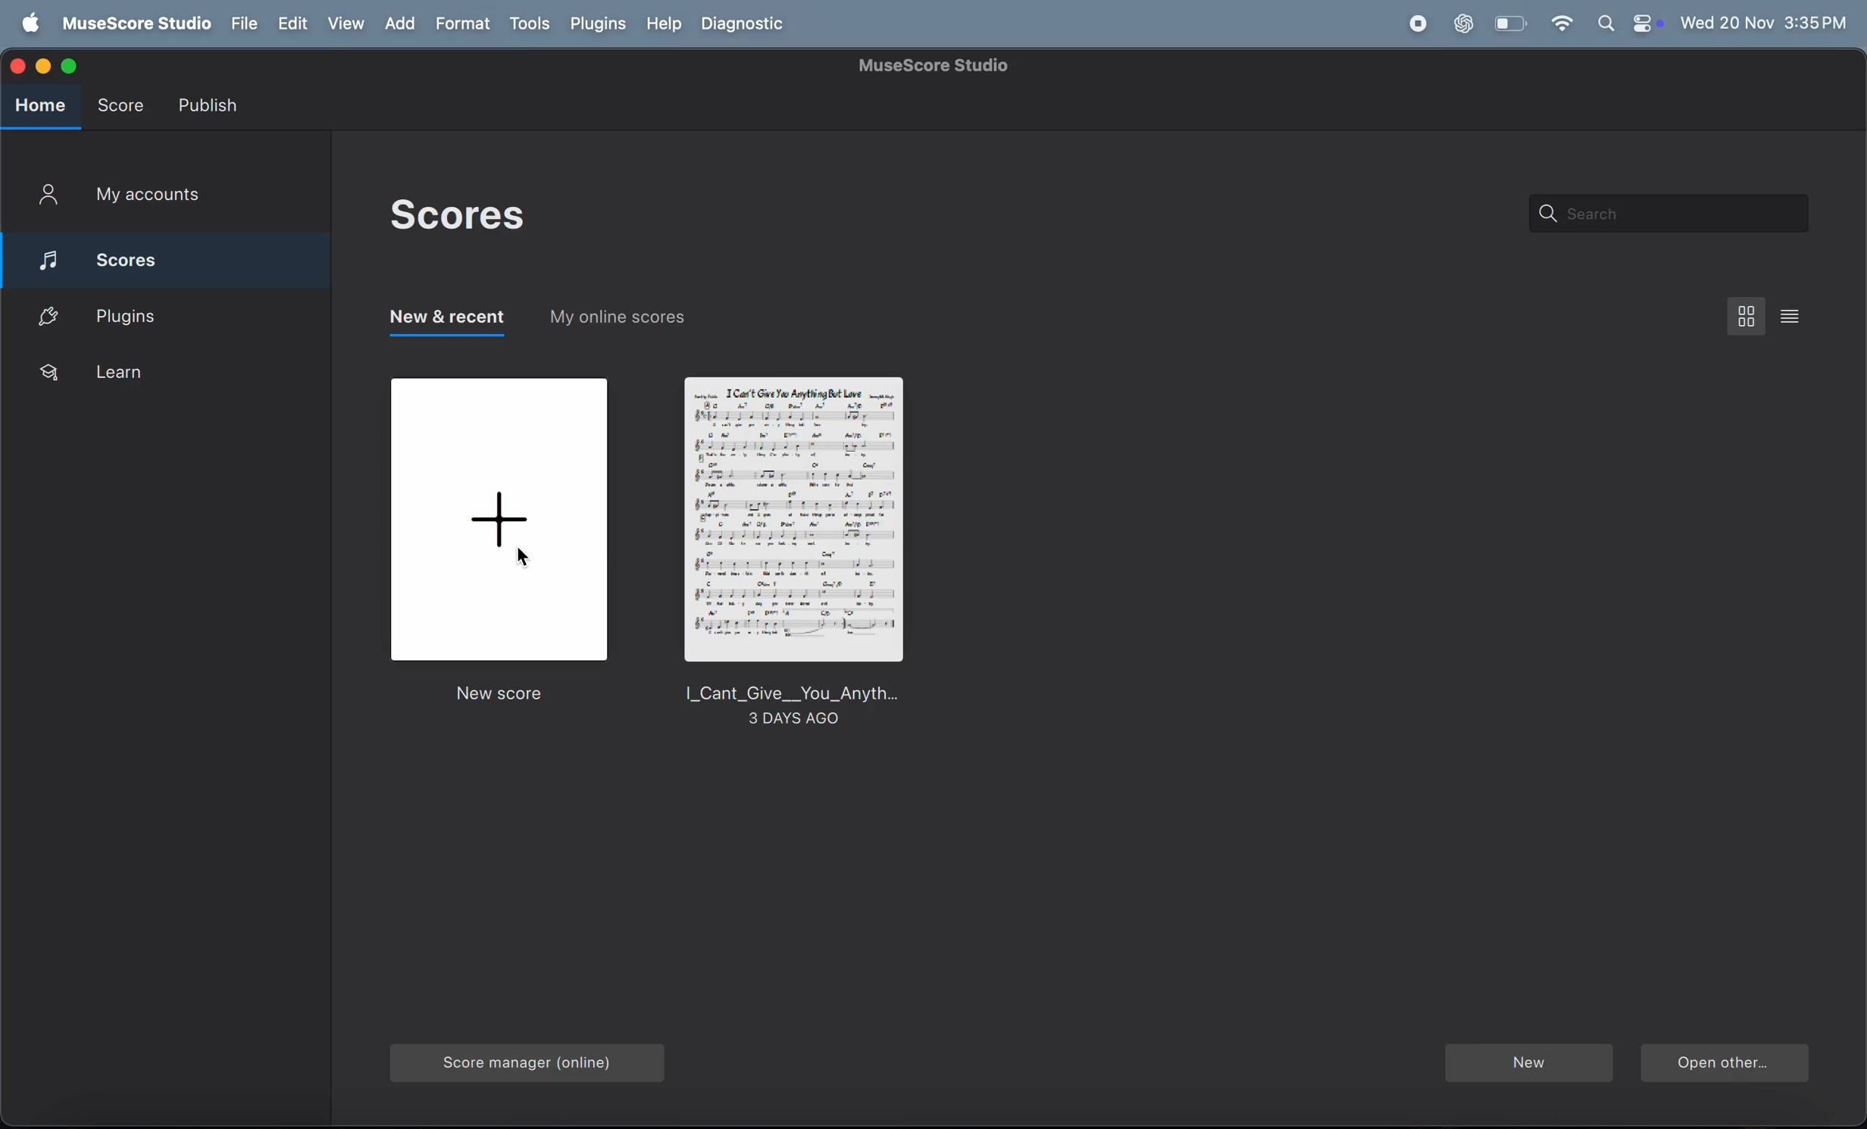 Image resolution: width=1867 pixels, height=1129 pixels. I want to click on view, so click(348, 23).